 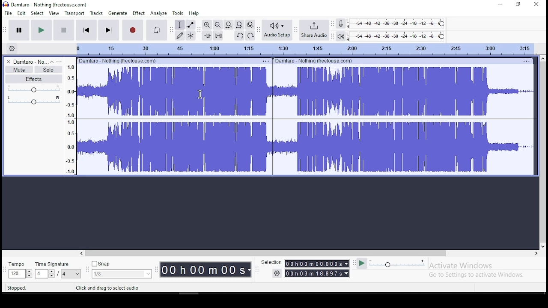 What do you see at coordinates (191, 36) in the screenshot?
I see `multi tool` at bounding box center [191, 36].